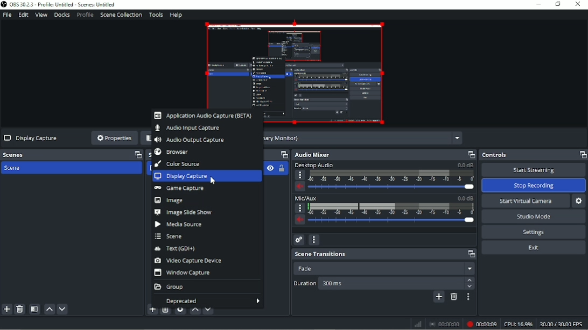  I want to click on Browser, so click(172, 152).